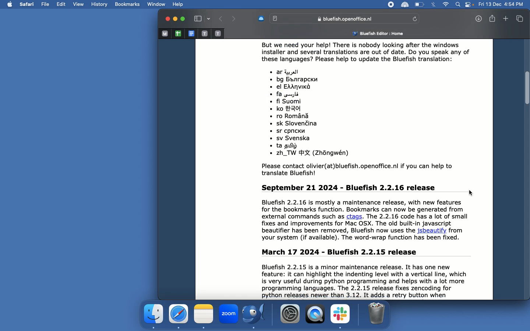 The height and width of the screenshot is (331, 530). I want to click on Zoom, so click(230, 314).